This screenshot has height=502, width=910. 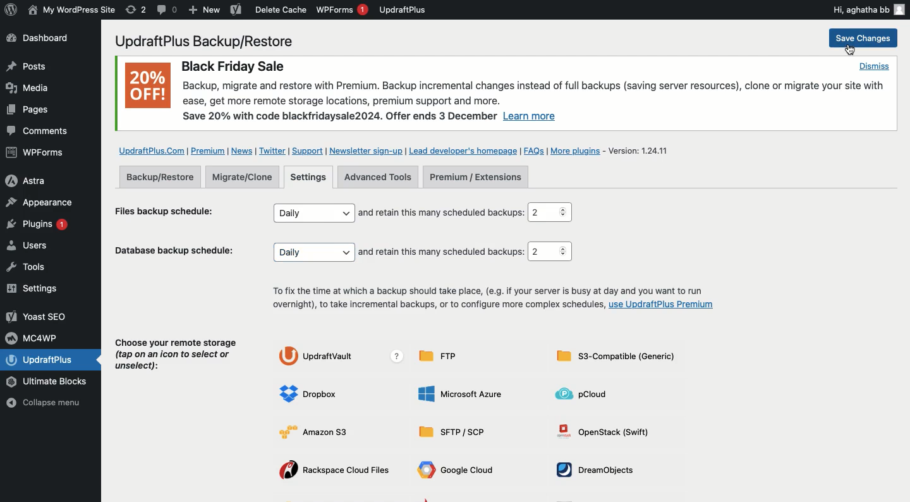 I want to click on Save changes click, so click(x=862, y=37).